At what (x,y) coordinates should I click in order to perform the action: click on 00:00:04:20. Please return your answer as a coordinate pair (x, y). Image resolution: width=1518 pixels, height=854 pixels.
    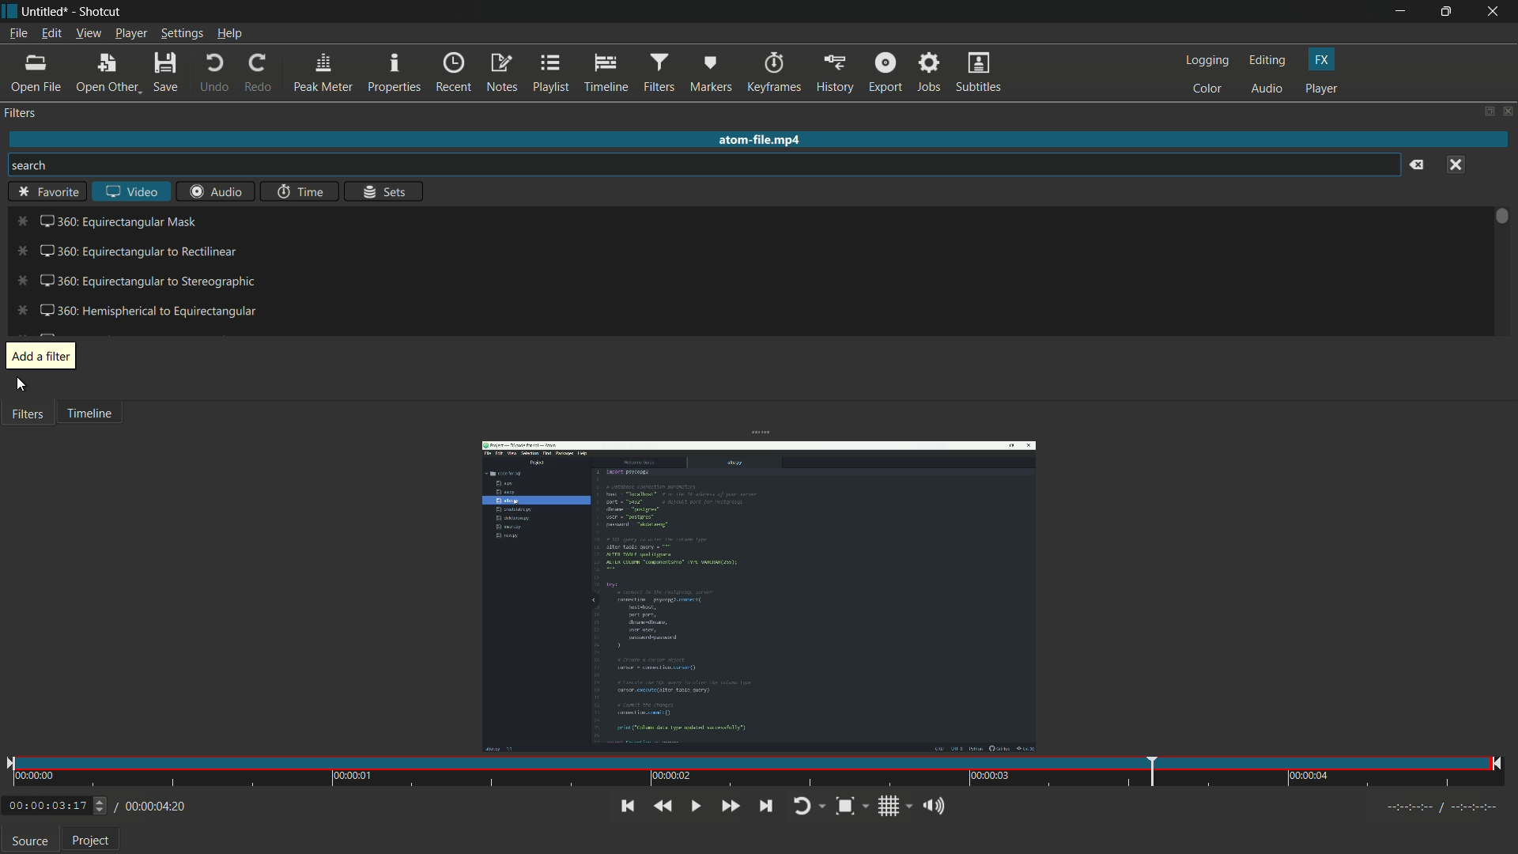
    Looking at the image, I should click on (151, 807).